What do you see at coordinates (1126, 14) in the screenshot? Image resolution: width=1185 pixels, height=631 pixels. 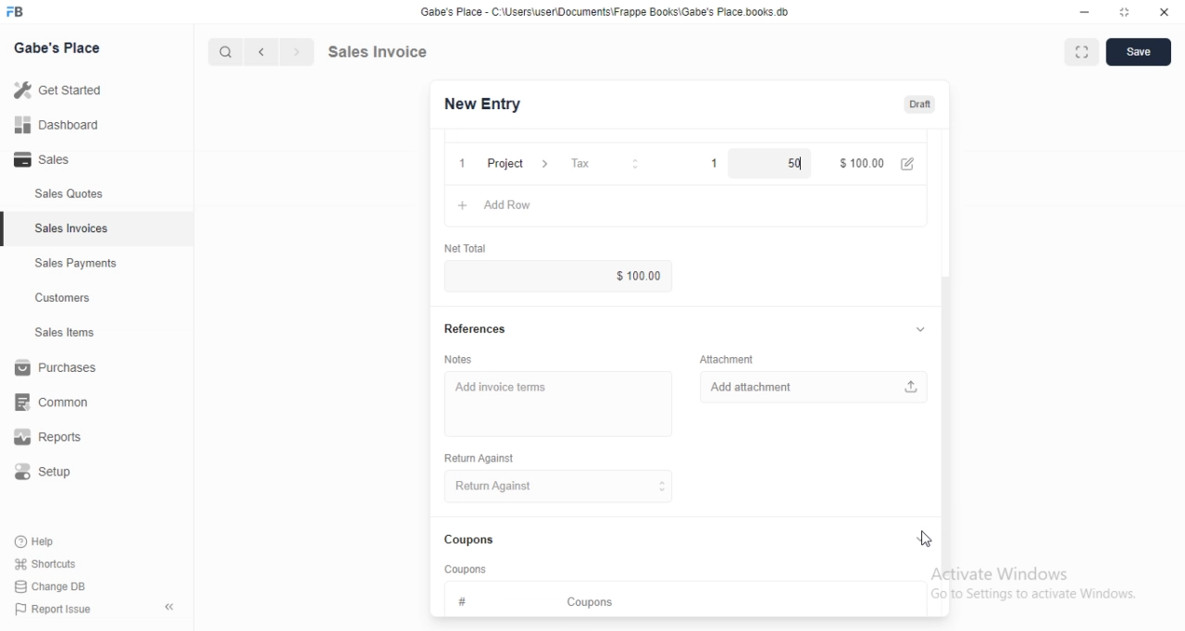 I see `maximize` at bounding box center [1126, 14].